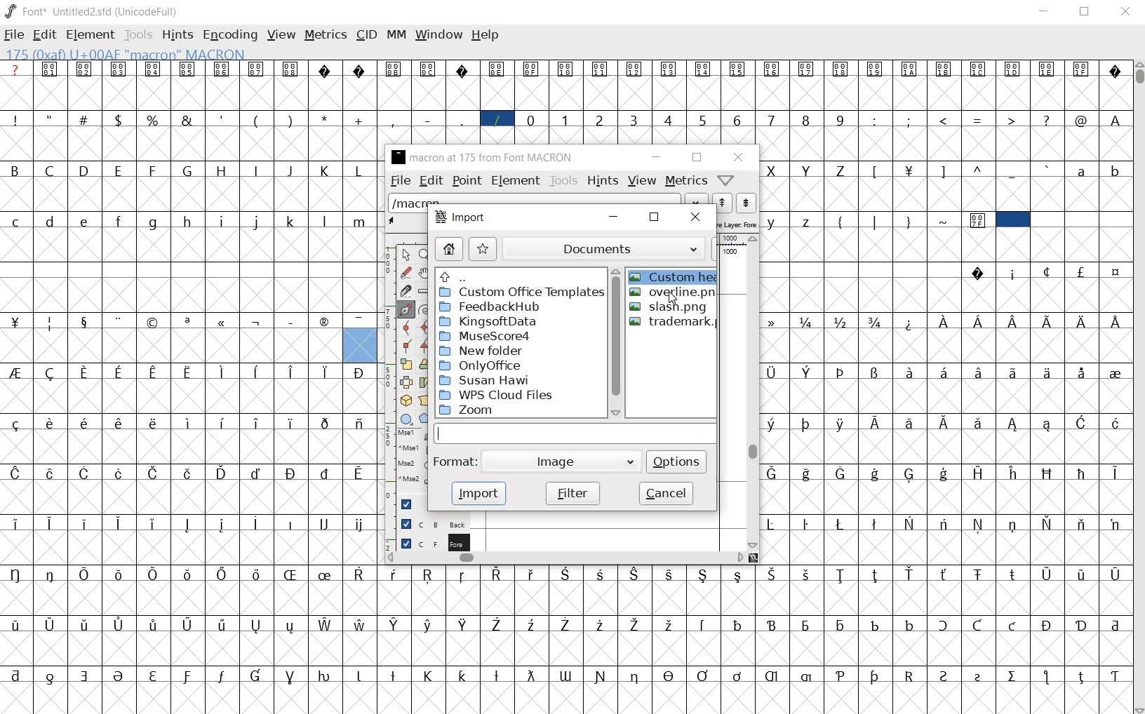 This screenshot has width=1145, height=714. Describe the element at coordinates (772, 424) in the screenshot. I see `Symbol` at that location.